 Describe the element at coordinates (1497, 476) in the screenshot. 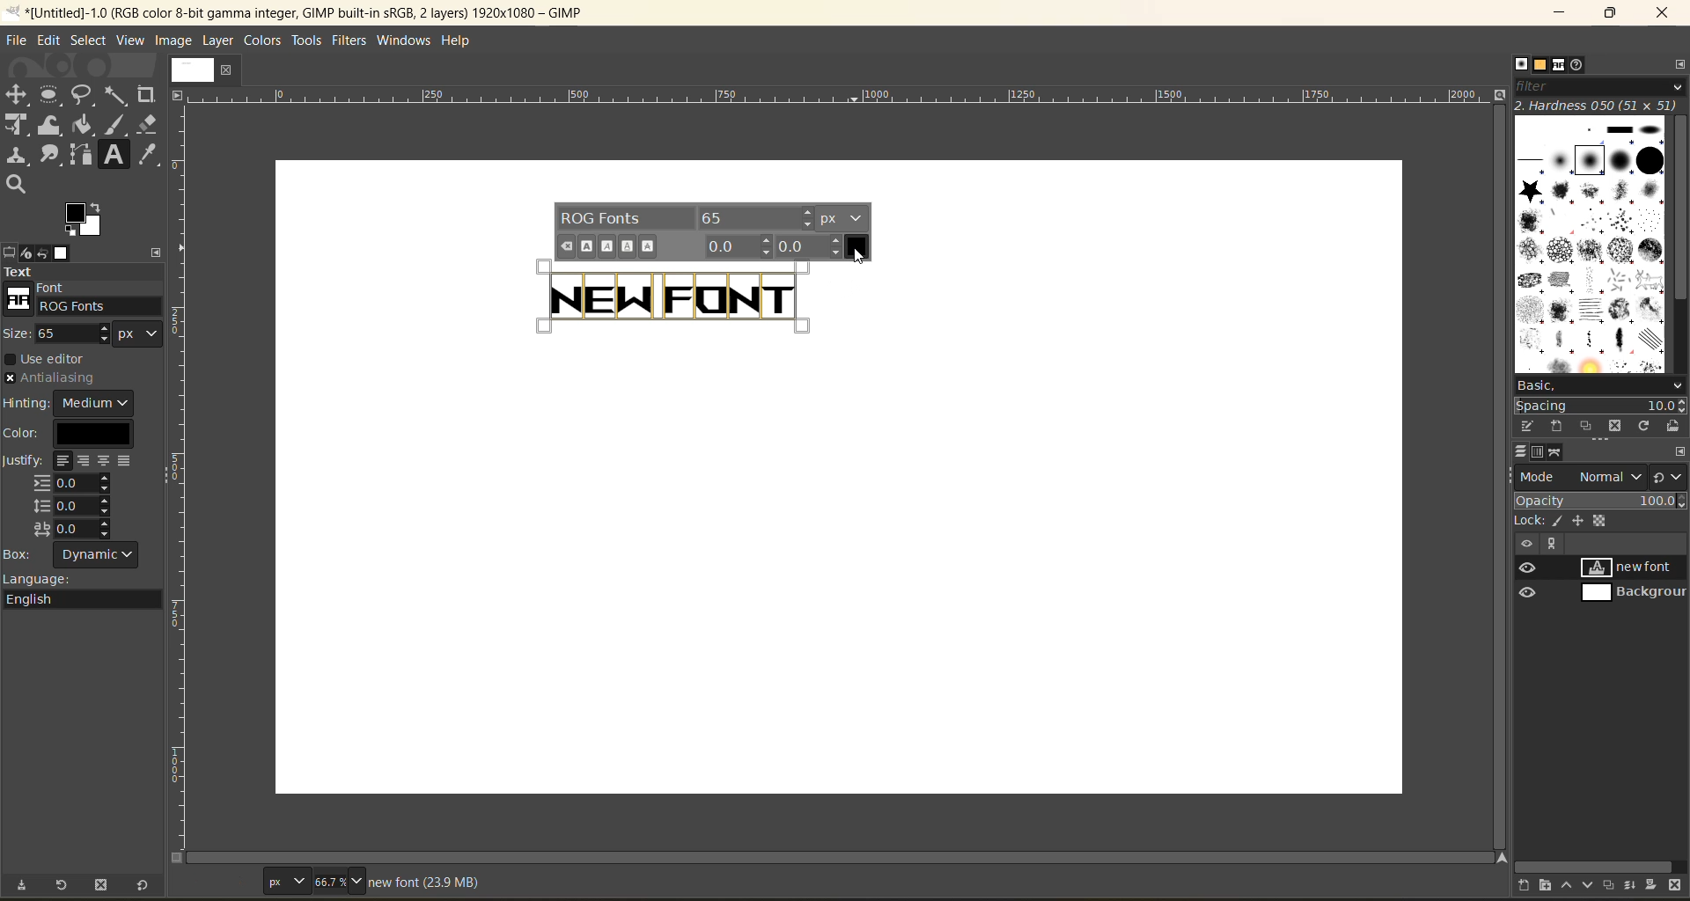

I see `vertical scroll bar` at that location.